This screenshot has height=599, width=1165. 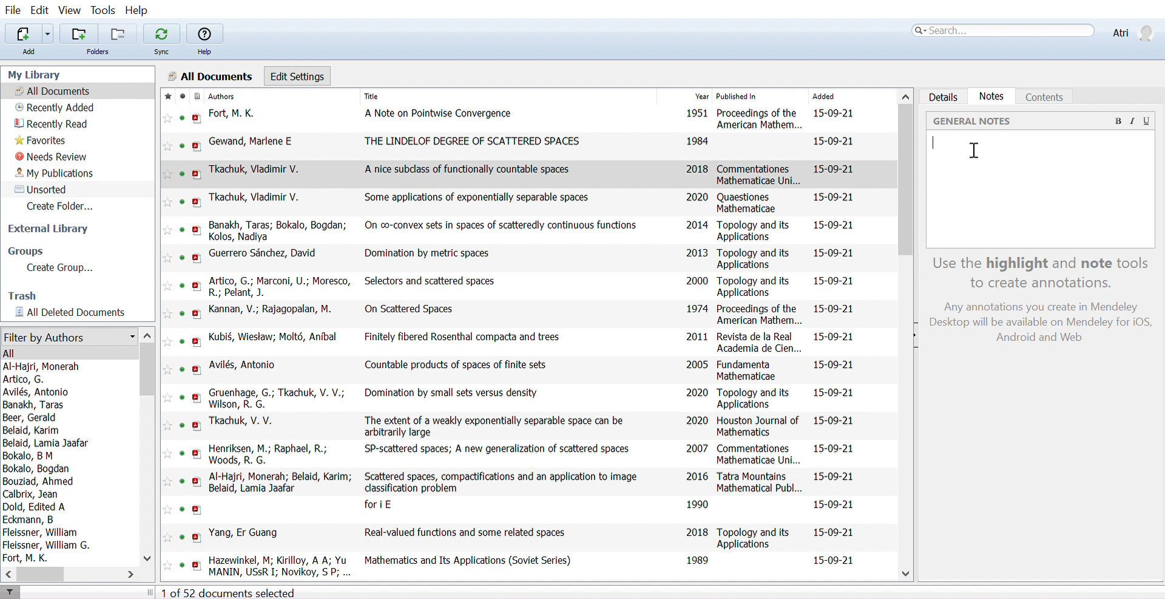 What do you see at coordinates (695, 196) in the screenshot?
I see `2020` at bounding box center [695, 196].